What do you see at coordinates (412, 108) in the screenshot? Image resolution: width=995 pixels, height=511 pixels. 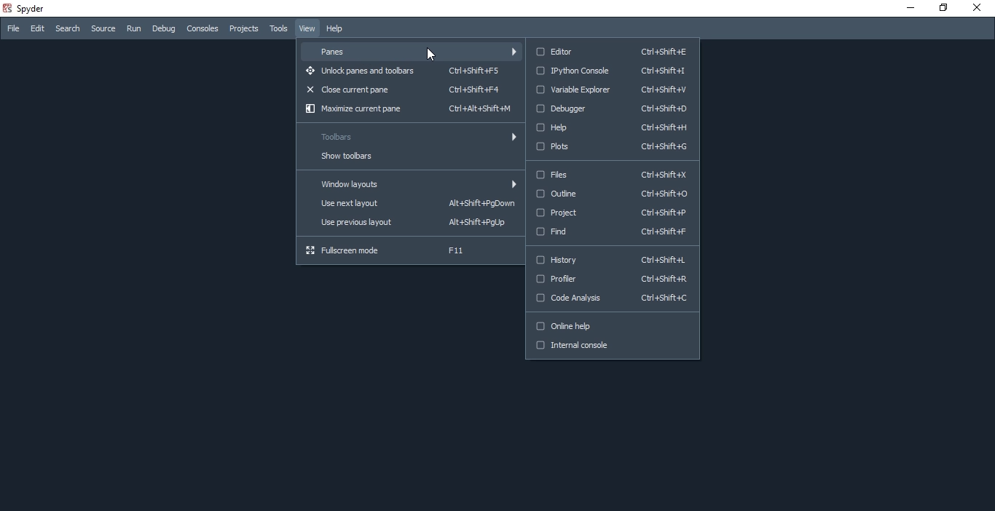 I see `Maximize current pane` at bounding box center [412, 108].